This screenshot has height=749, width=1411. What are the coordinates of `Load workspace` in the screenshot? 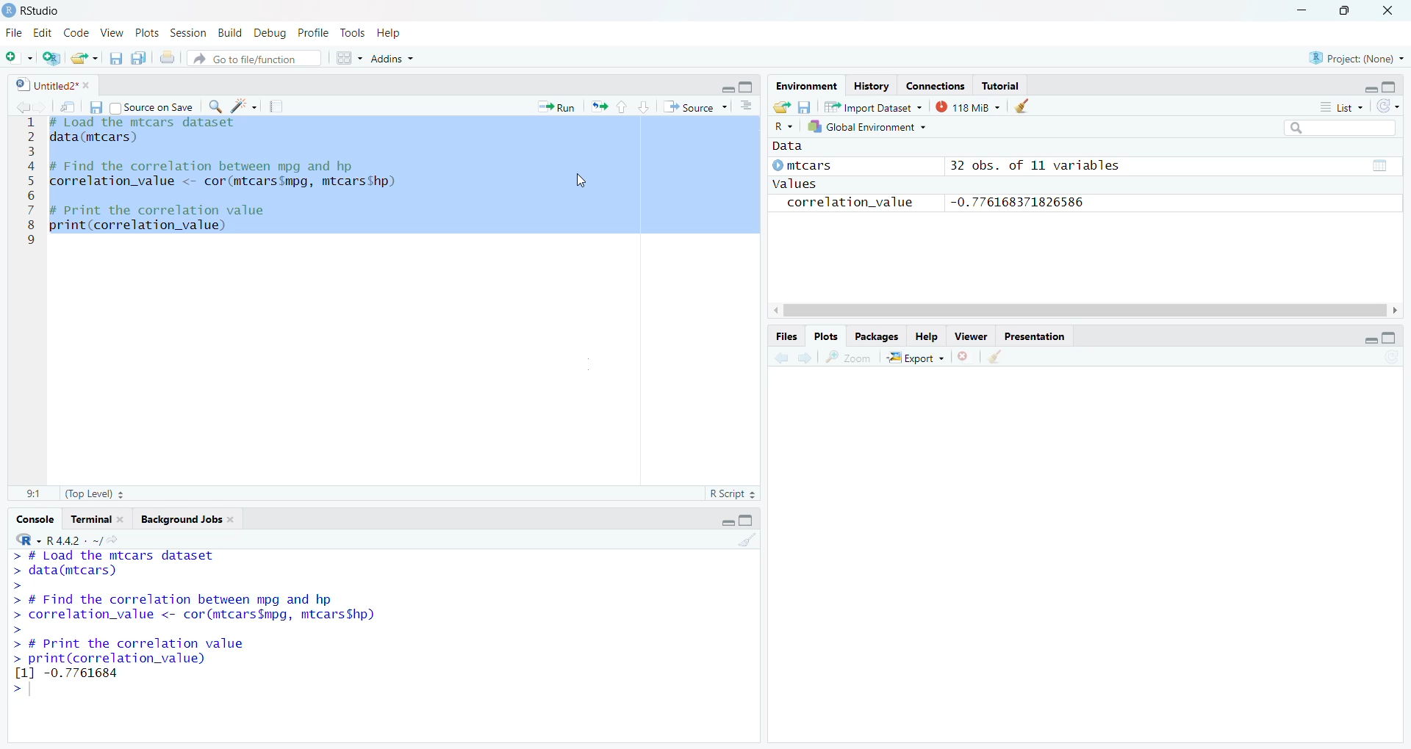 It's located at (780, 108).